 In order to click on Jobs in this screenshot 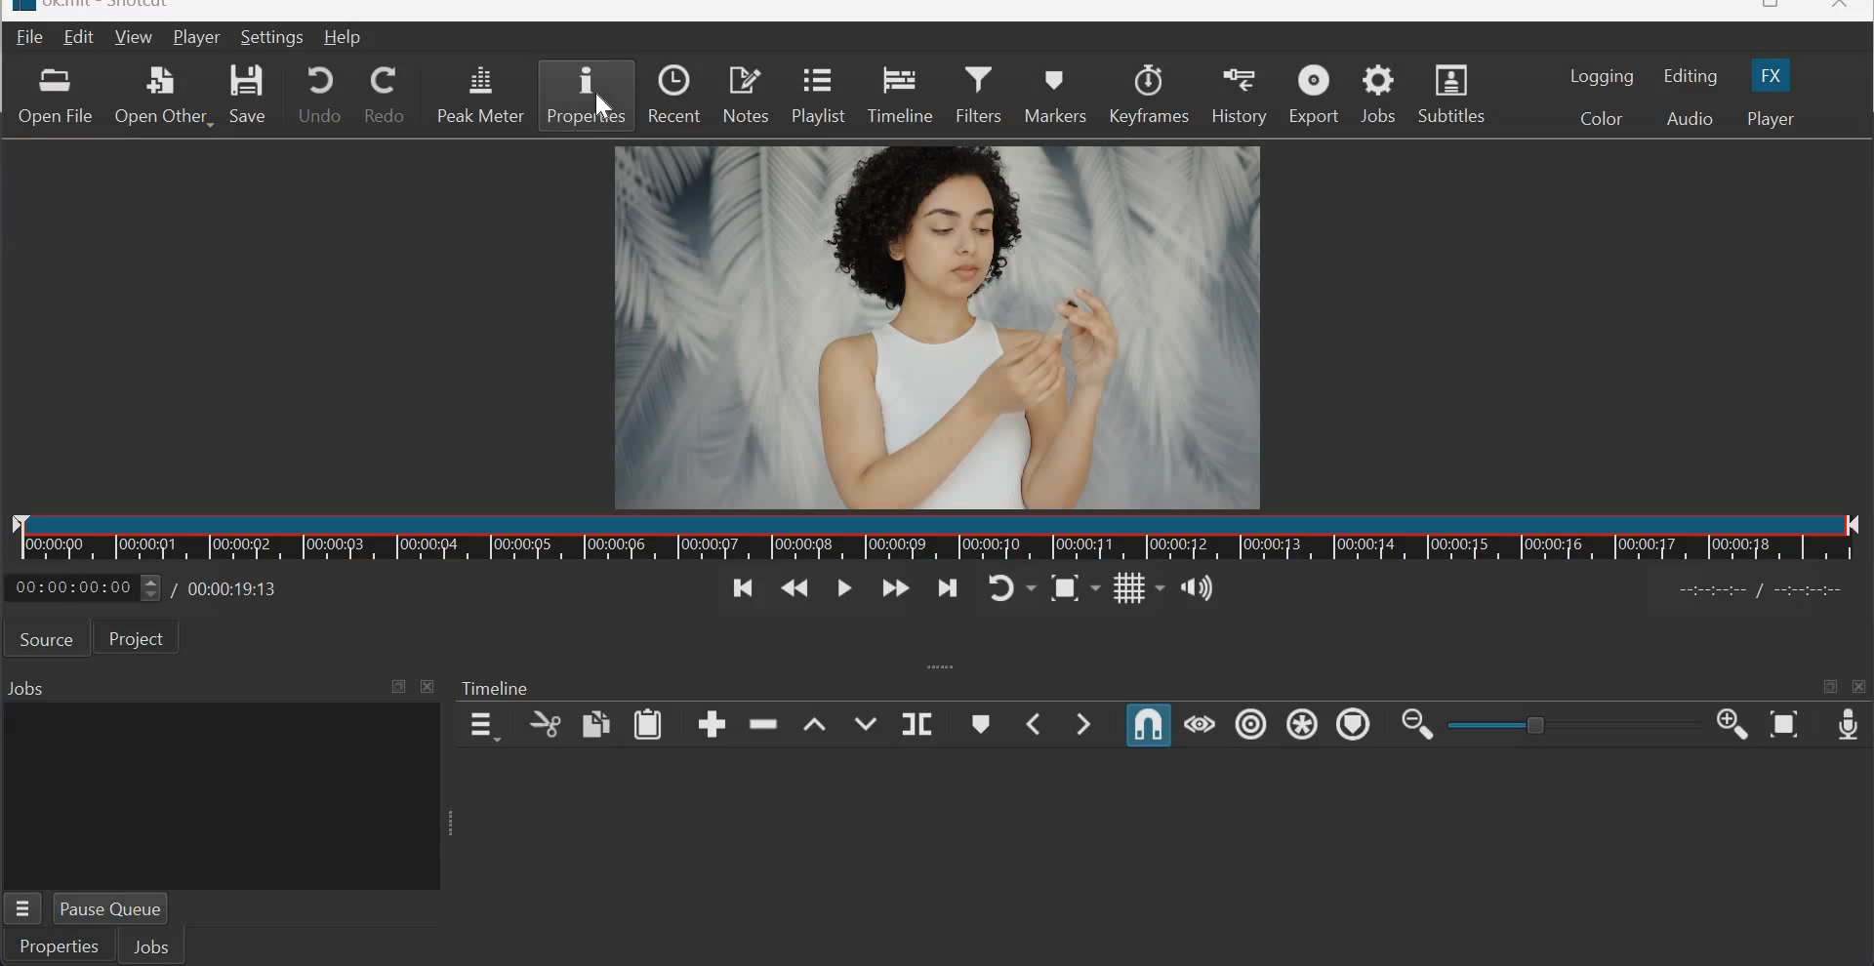, I will do `click(30, 688)`.